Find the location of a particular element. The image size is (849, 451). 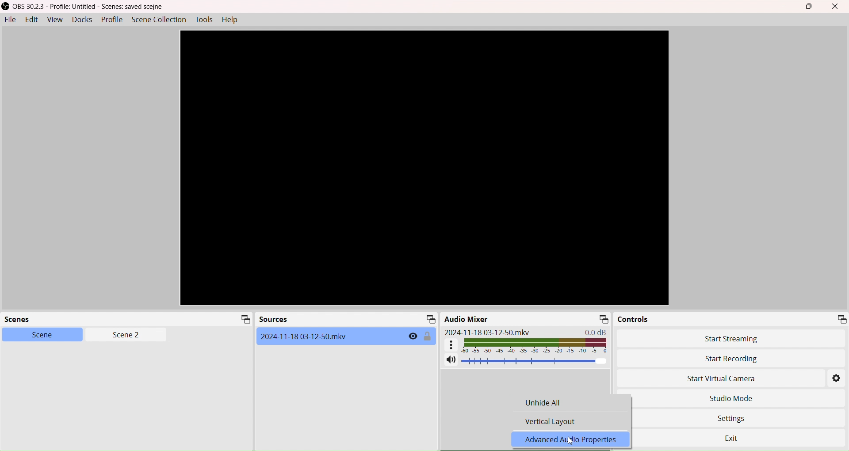

Expand is located at coordinates (603, 319).